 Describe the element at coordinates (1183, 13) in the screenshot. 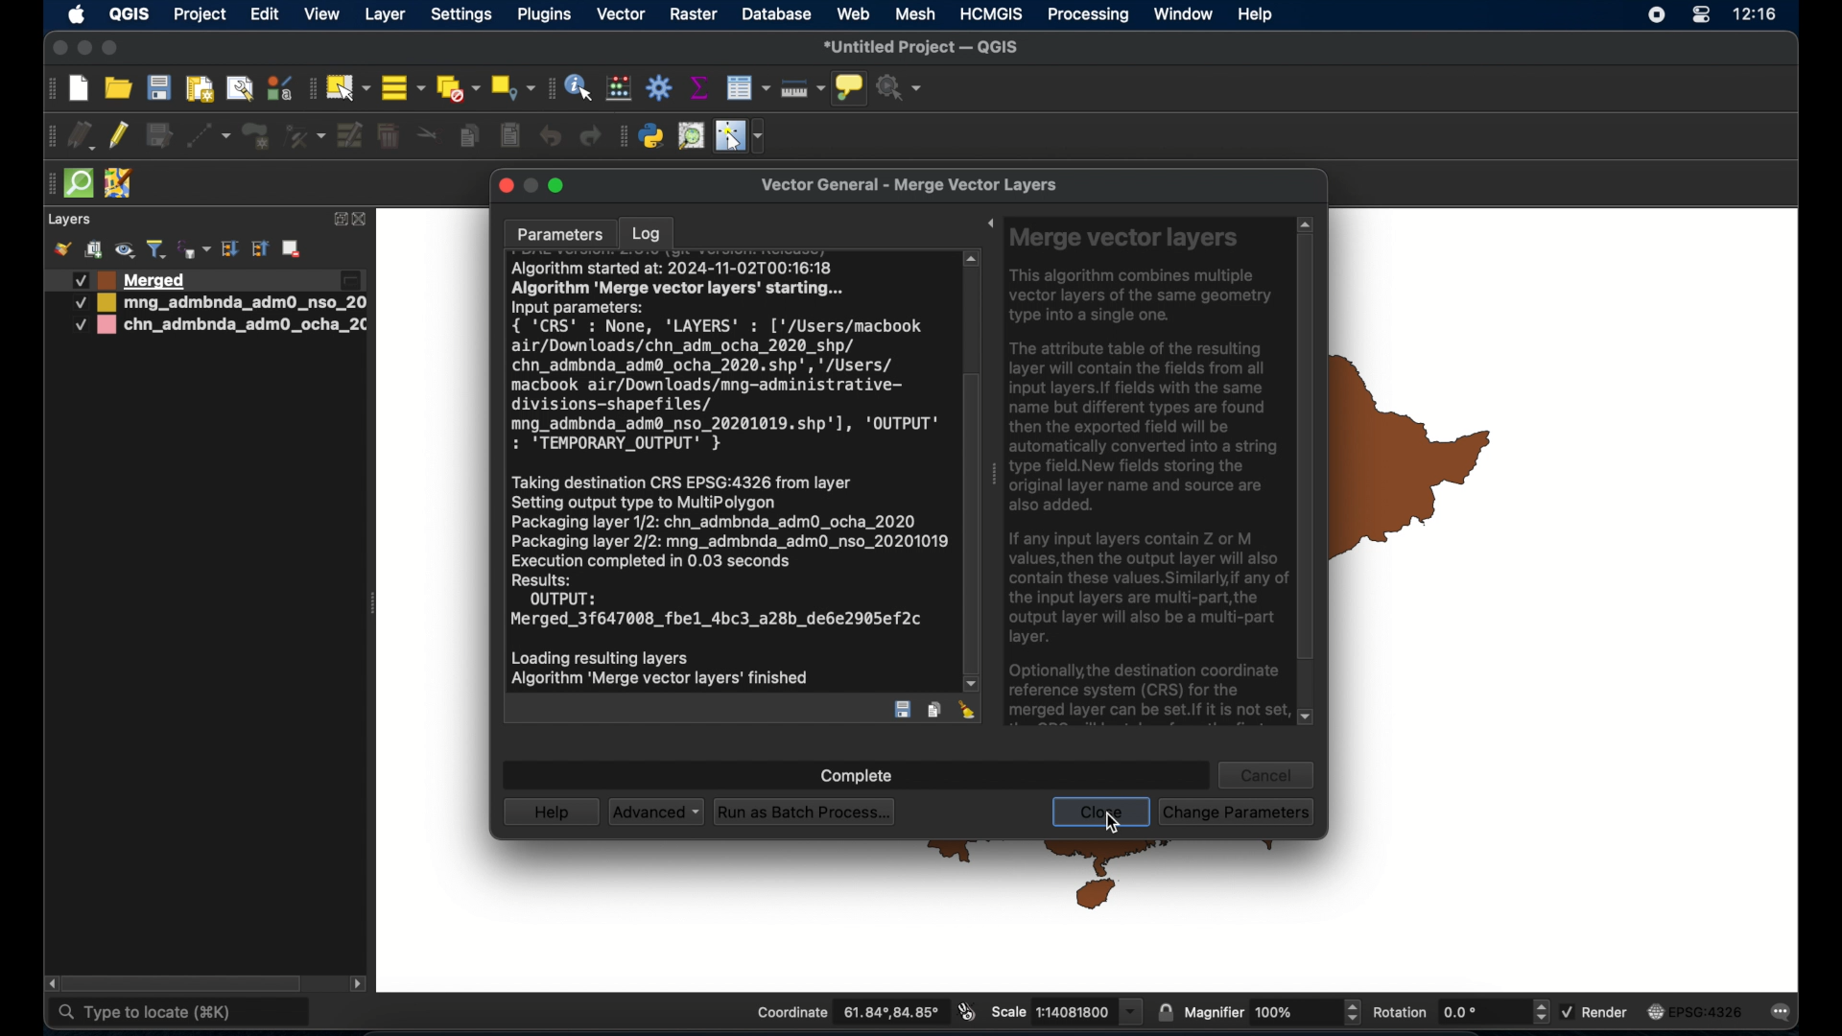

I see `window` at that location.